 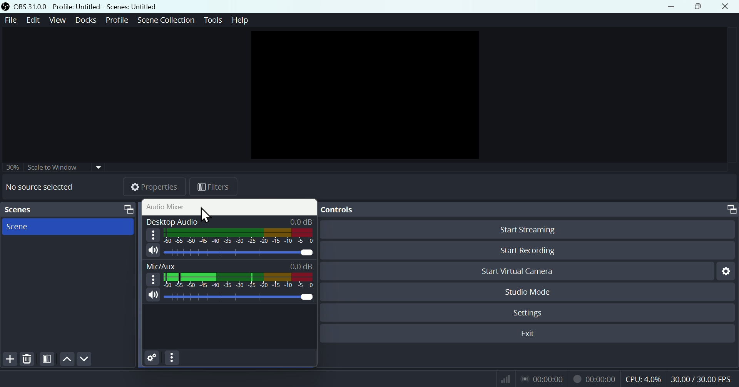 I want to click on Desktop Audio, so click(x=239, y=252).